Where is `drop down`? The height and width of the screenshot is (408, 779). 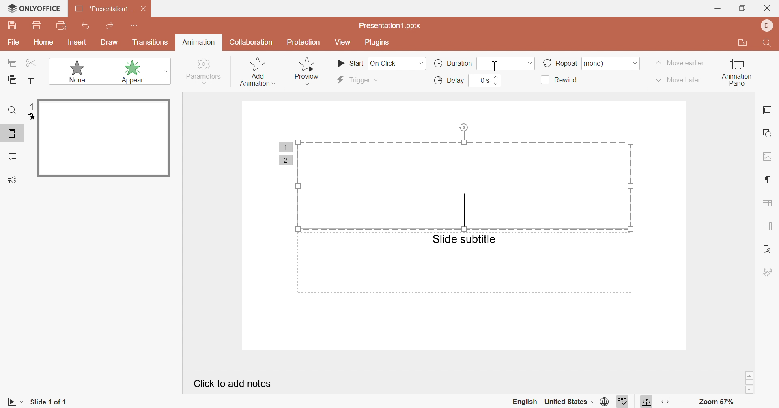
drop down is located at coordinates (635, 64).